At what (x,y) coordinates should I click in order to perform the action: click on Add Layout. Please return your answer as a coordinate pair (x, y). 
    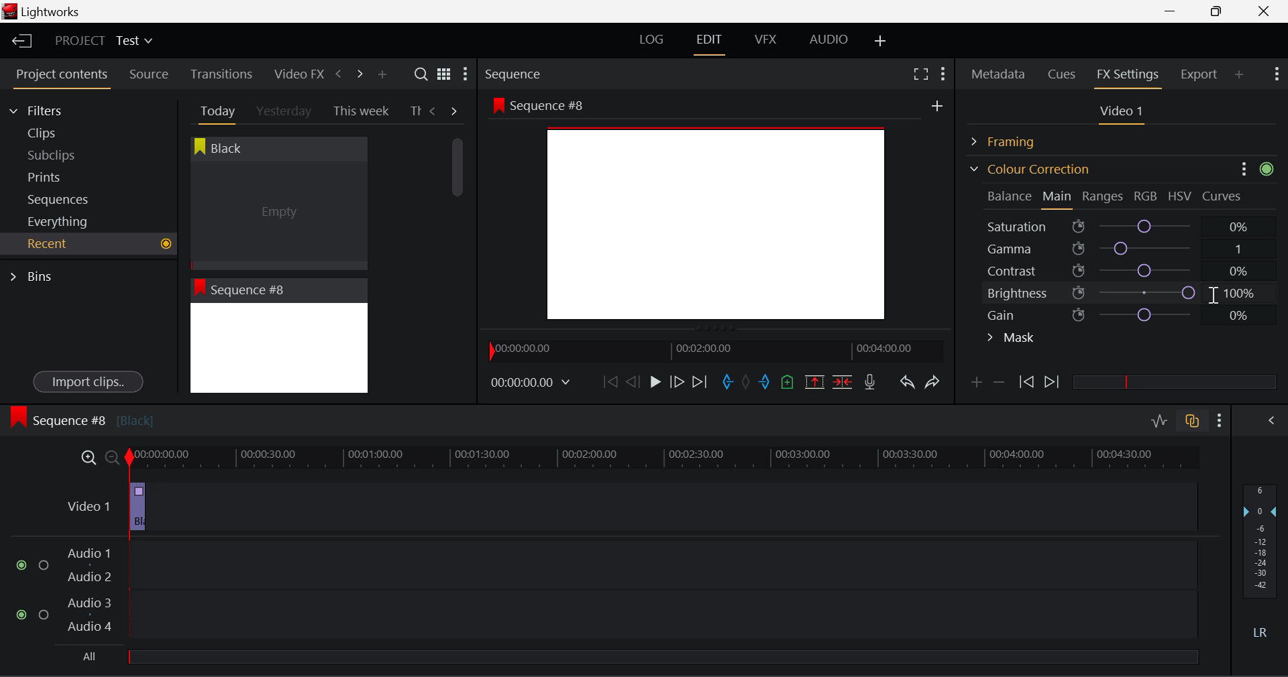
    Looking at the image, I should click on (881, 42).